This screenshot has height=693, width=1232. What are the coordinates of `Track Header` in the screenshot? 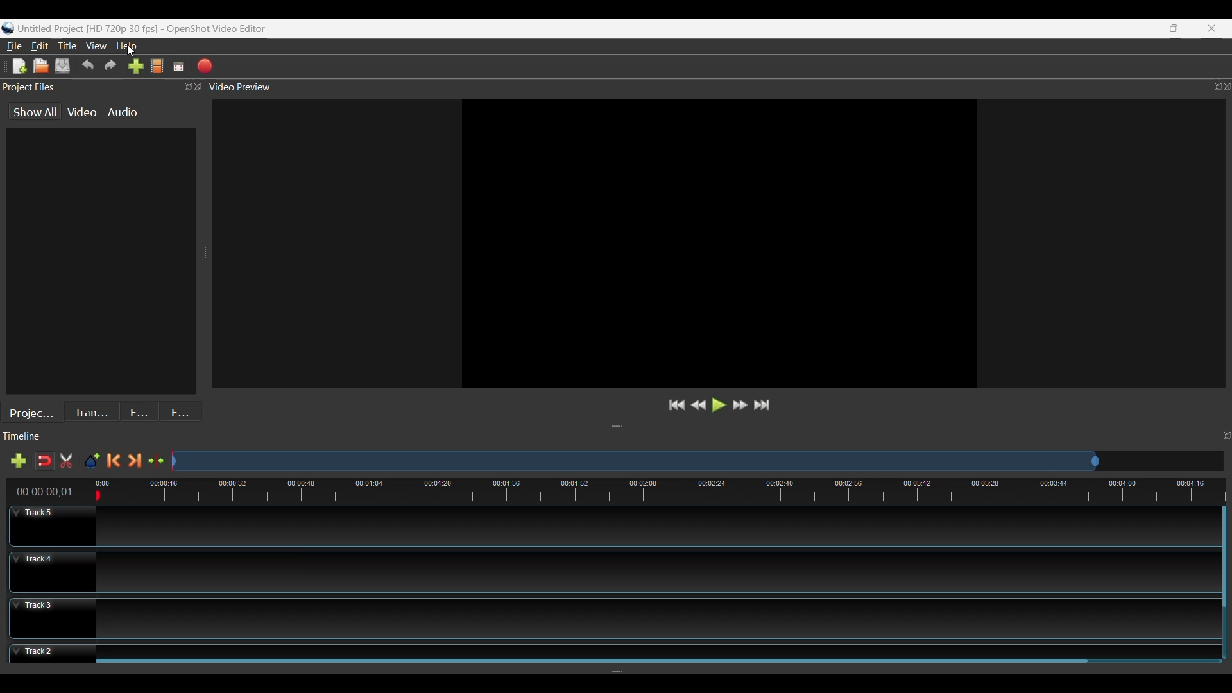 It's located at (53, 526).